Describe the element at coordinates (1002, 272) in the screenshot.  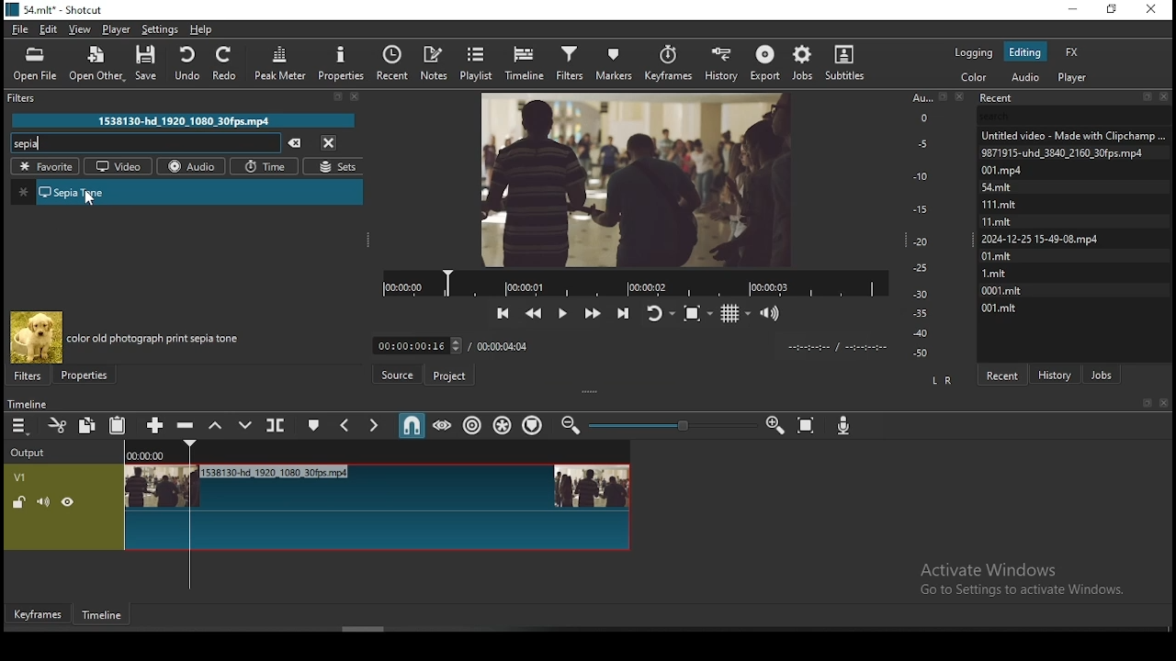
I see `1mit` at that location.